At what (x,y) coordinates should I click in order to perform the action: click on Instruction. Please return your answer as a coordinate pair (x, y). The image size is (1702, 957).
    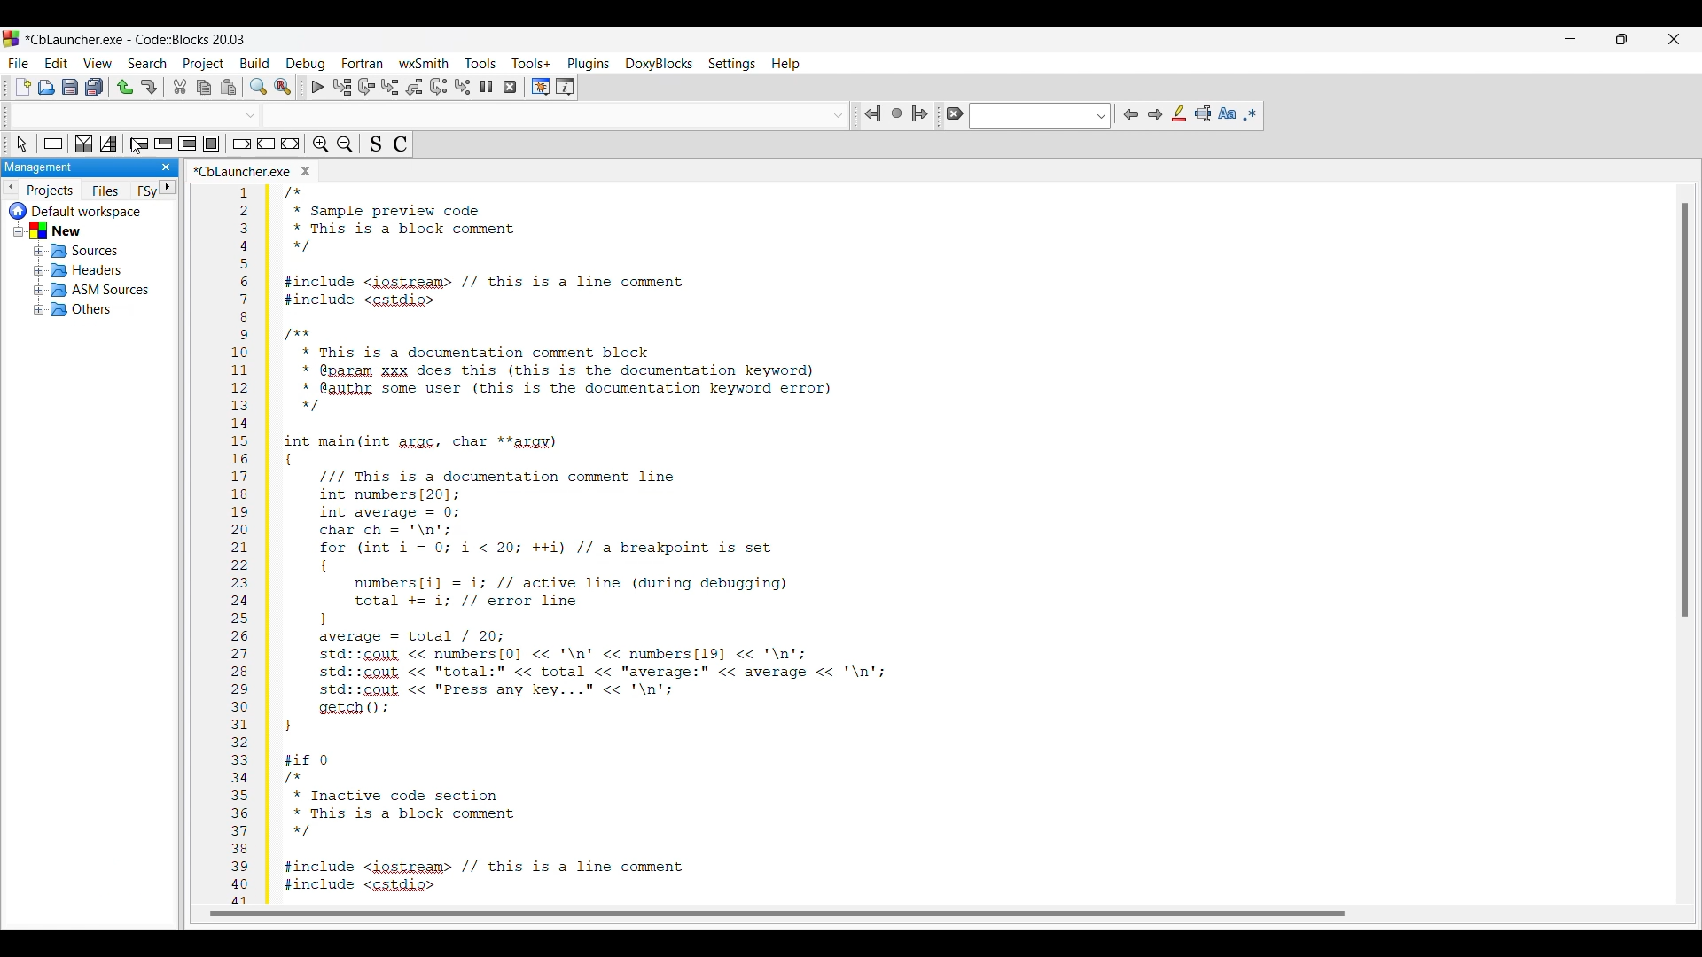
    Looking at the image, I should click on (53, 144).